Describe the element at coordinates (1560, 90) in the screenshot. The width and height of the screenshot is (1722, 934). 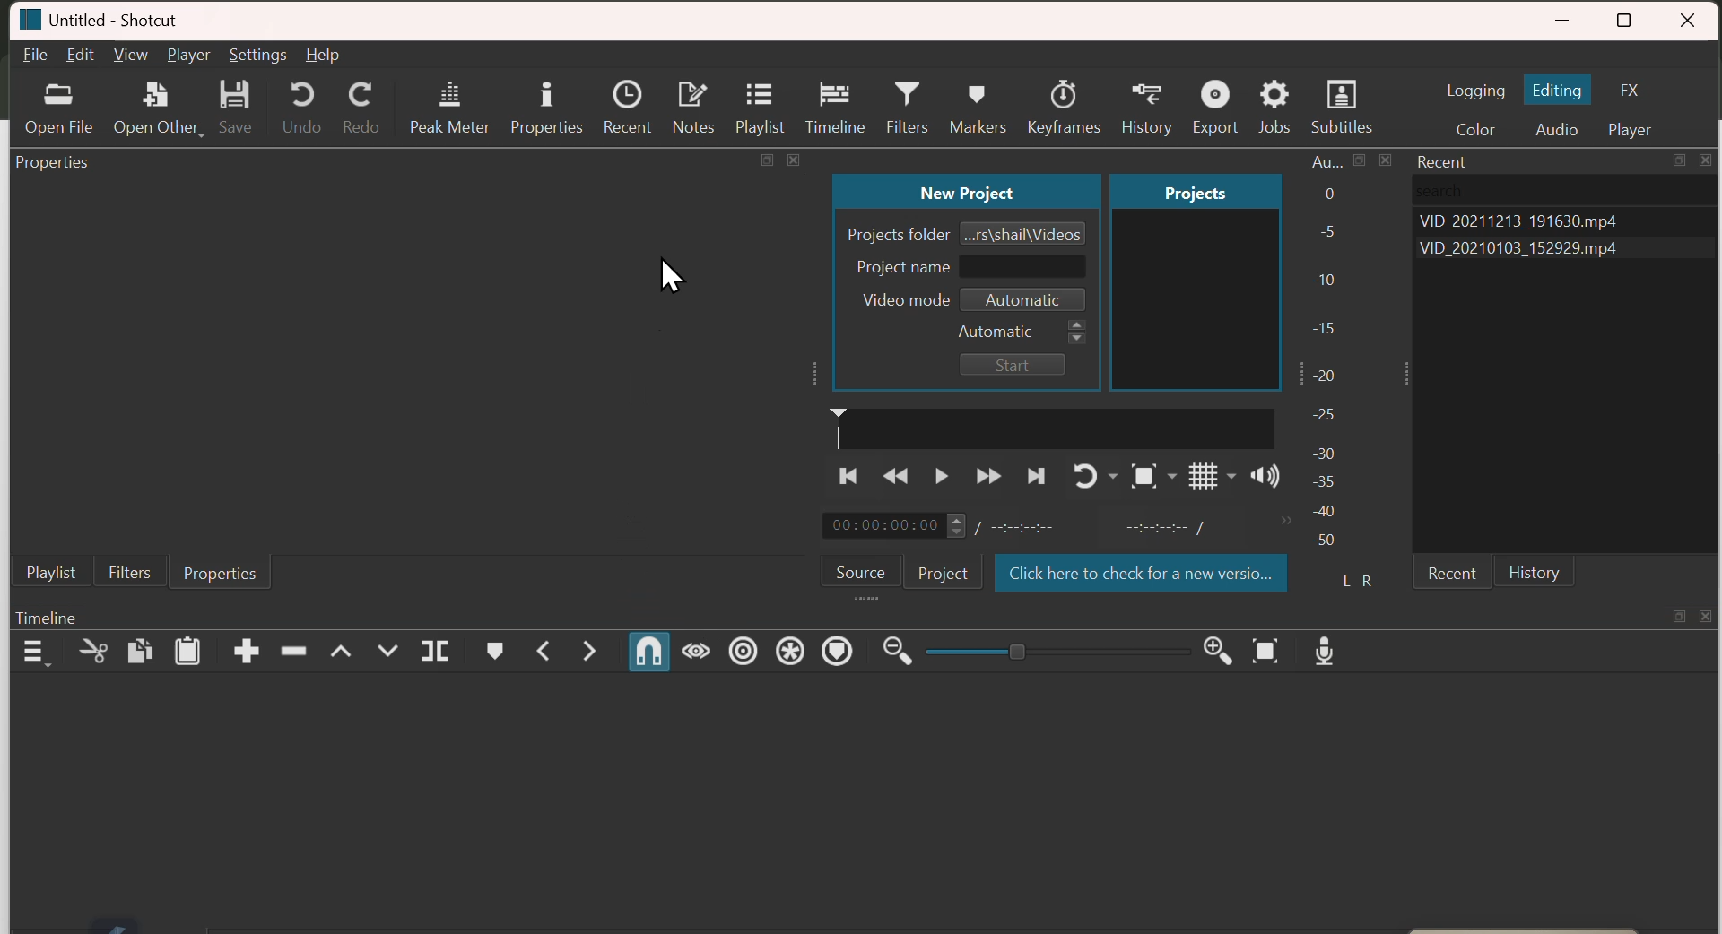
I see `Editing` at that location.